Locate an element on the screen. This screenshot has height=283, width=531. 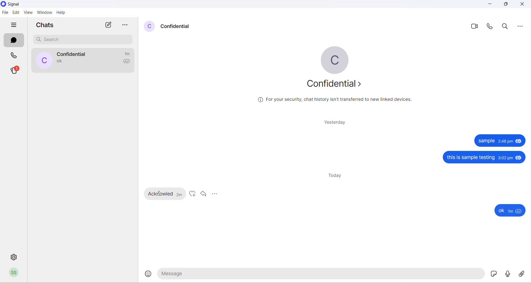
emojis is located at coordinates (146, 274).